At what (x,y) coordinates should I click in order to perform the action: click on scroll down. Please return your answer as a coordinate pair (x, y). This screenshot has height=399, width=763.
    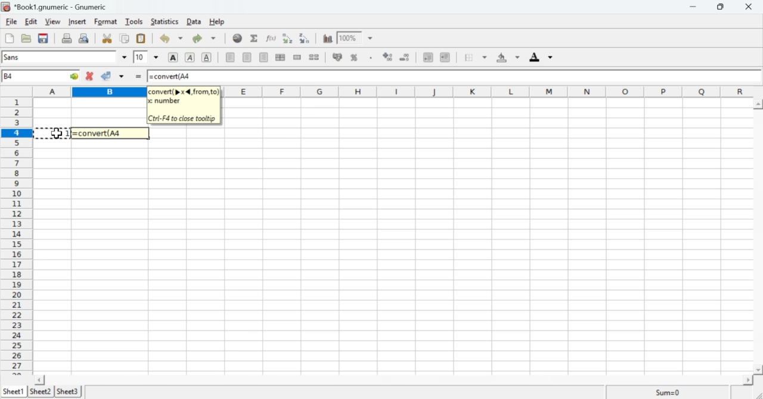
    Looking at the image, I should click on (758, 370).